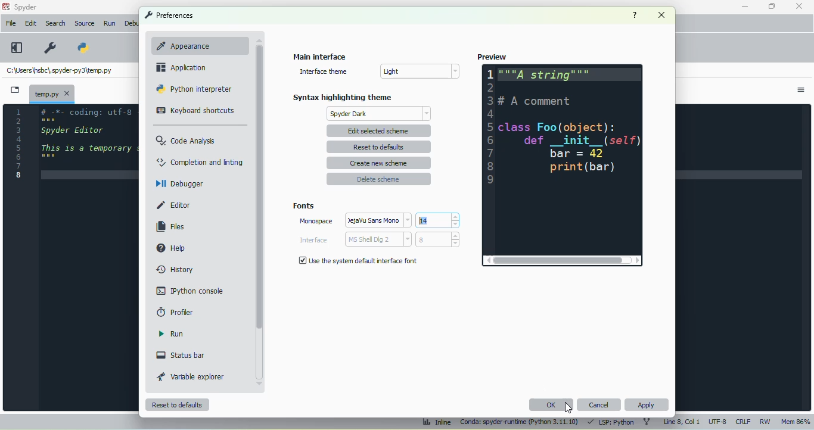  I want to click on UTF-8, so click(718, 421).